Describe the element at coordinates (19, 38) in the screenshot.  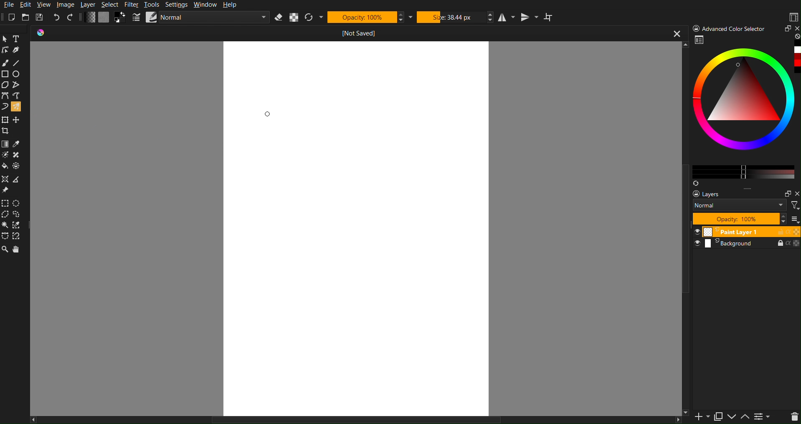
I see `Text` at that location.